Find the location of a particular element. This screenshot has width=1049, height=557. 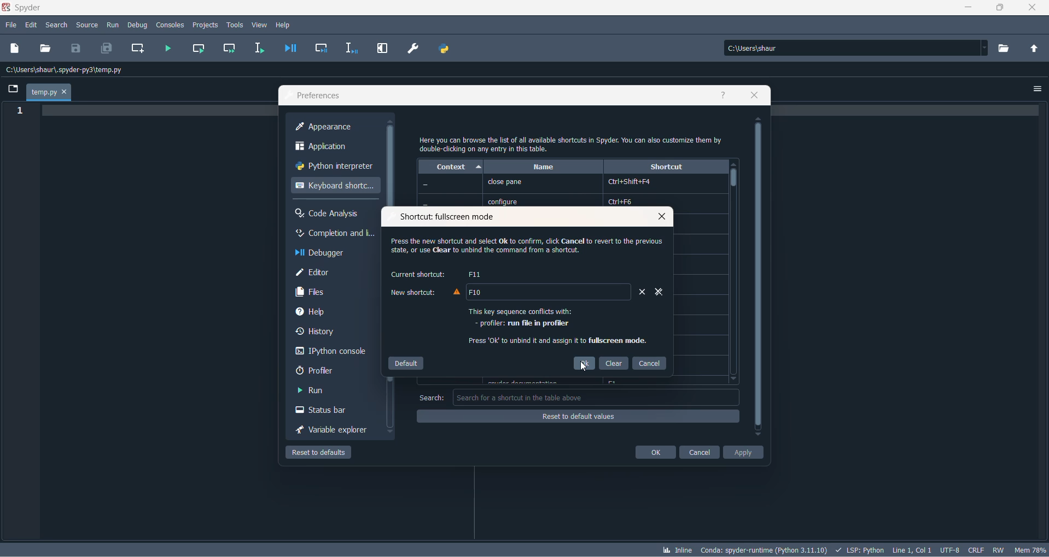

files is located at coordinates (336, 292).